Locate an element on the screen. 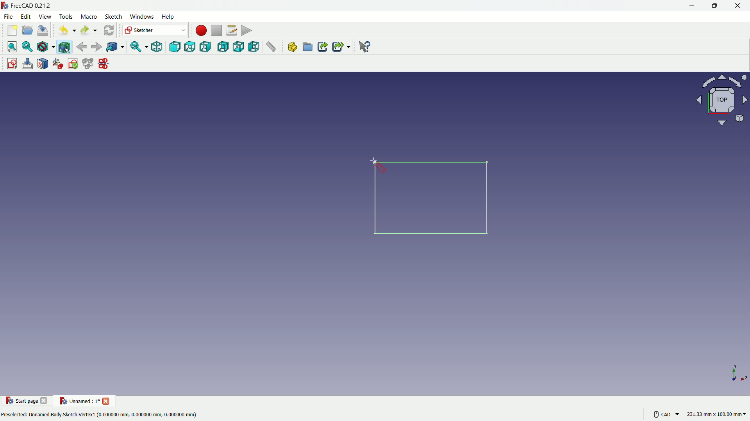 This screenshot has width=750, height=421. stop macros is located at coordinates (215, 31).